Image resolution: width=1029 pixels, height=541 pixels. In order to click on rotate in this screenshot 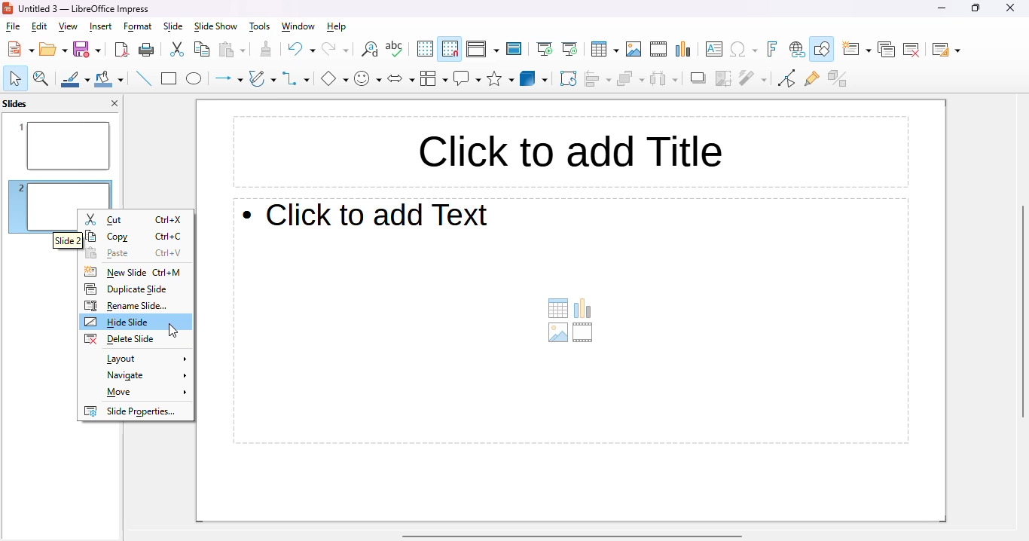, I will do `click(569, 78)`.